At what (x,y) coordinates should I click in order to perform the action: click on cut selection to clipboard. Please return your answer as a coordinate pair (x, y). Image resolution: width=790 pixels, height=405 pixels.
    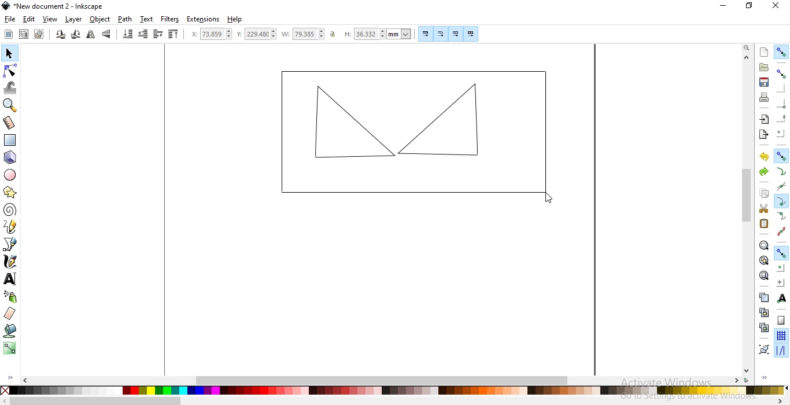
    Looking at the image, I should click on (763, 208).